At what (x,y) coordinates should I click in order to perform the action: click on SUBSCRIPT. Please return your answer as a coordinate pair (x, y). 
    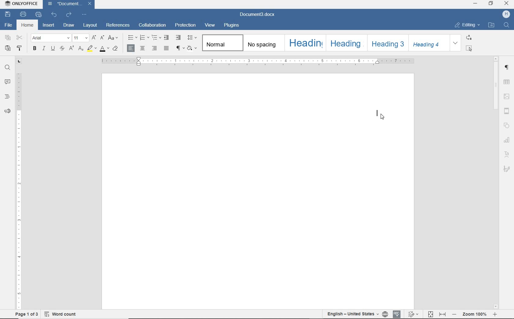
    Looking at the image, I should click on (80, 48).